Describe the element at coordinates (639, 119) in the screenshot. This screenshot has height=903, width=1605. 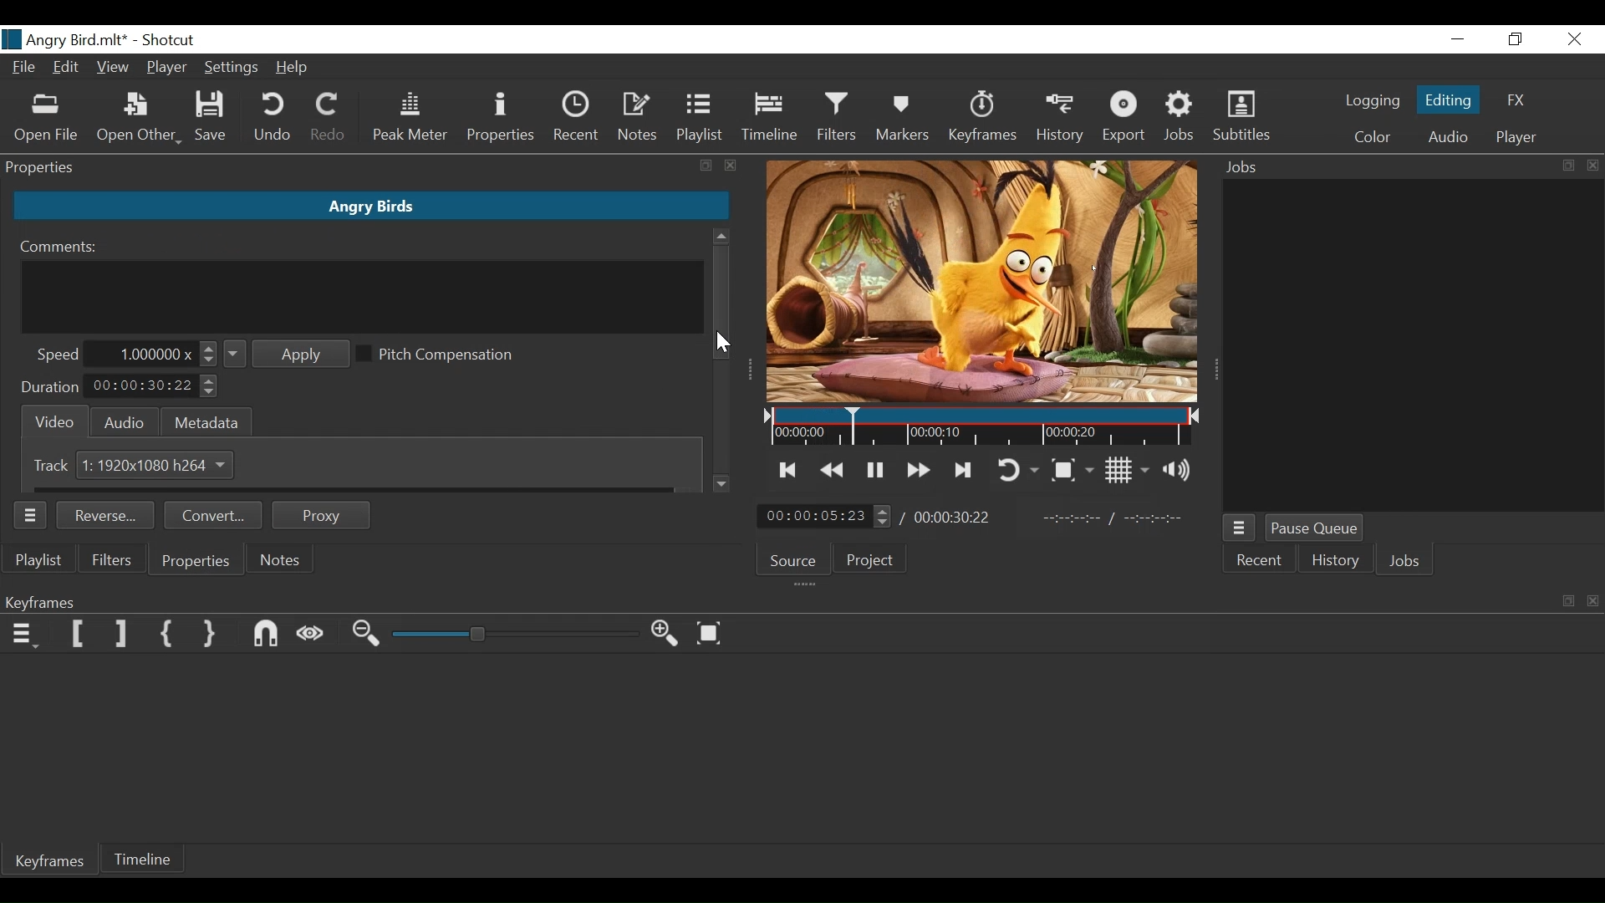
I see `Notes` at that location.